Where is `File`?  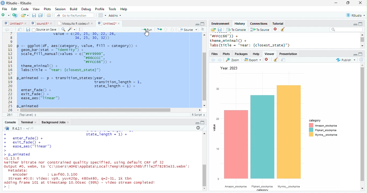
File is located at coordinates (5, 9).